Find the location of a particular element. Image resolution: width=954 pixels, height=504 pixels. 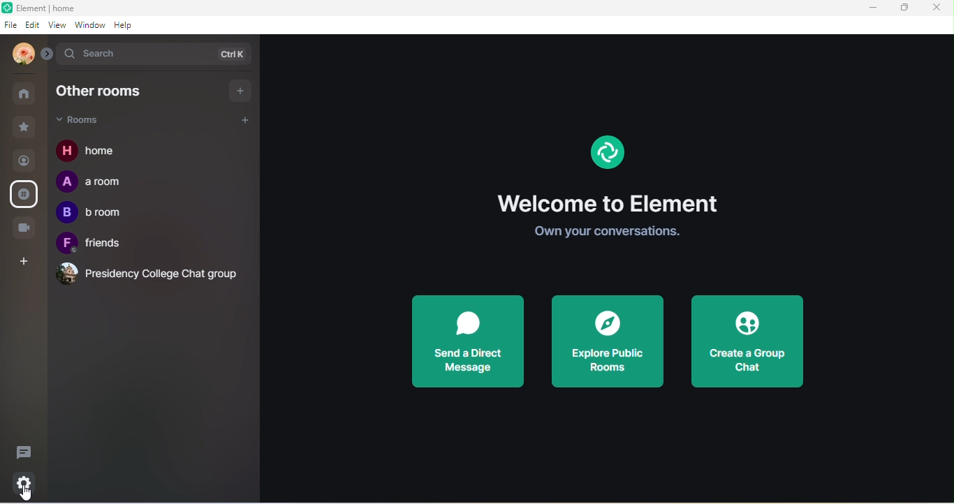

add is located at coordinates (245, 119).